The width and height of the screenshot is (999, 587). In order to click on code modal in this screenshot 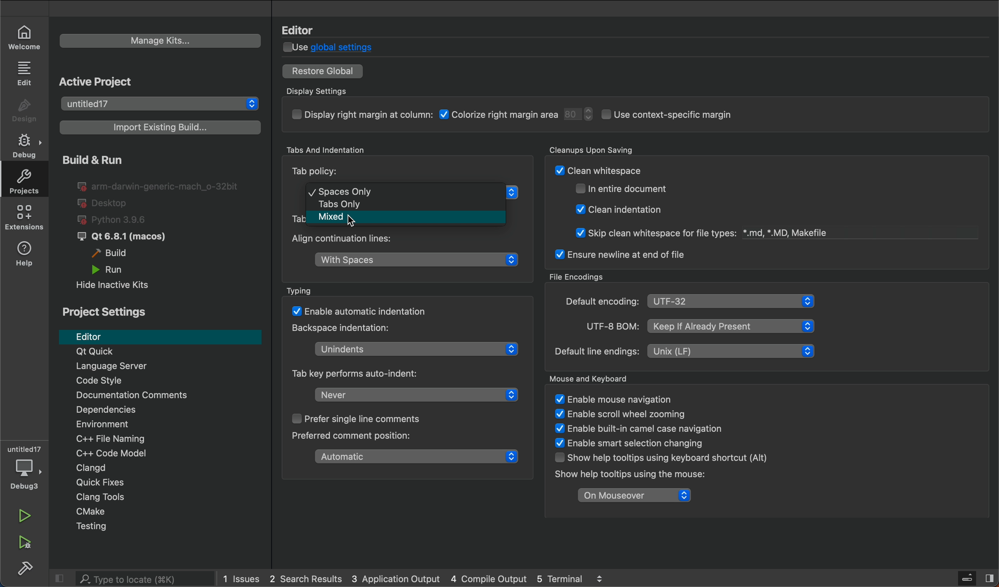, I will do `click(168, 454)`.